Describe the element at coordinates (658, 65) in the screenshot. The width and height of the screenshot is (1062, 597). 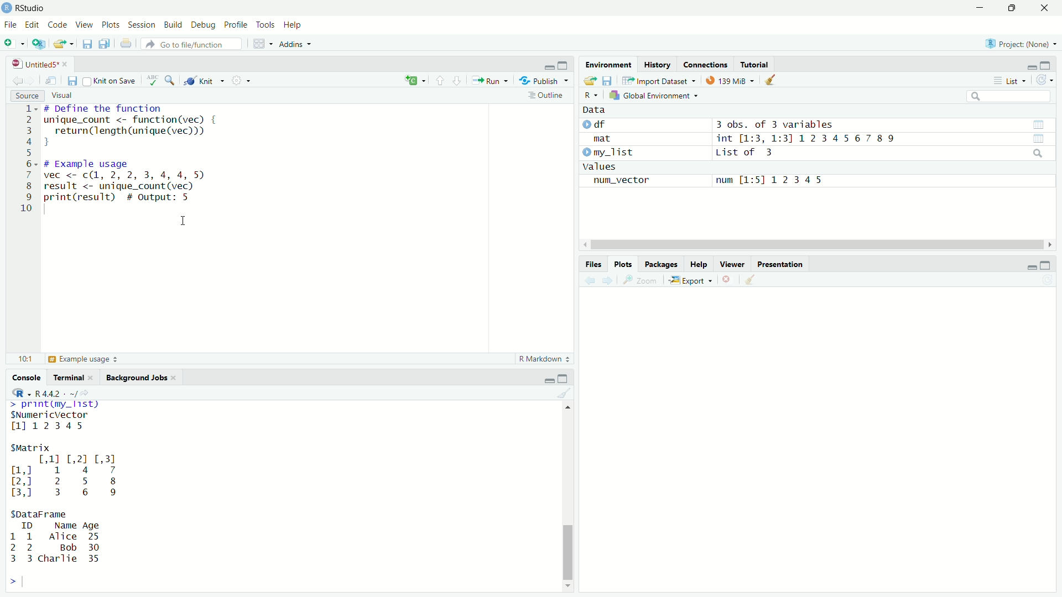
I see `History` at that location.